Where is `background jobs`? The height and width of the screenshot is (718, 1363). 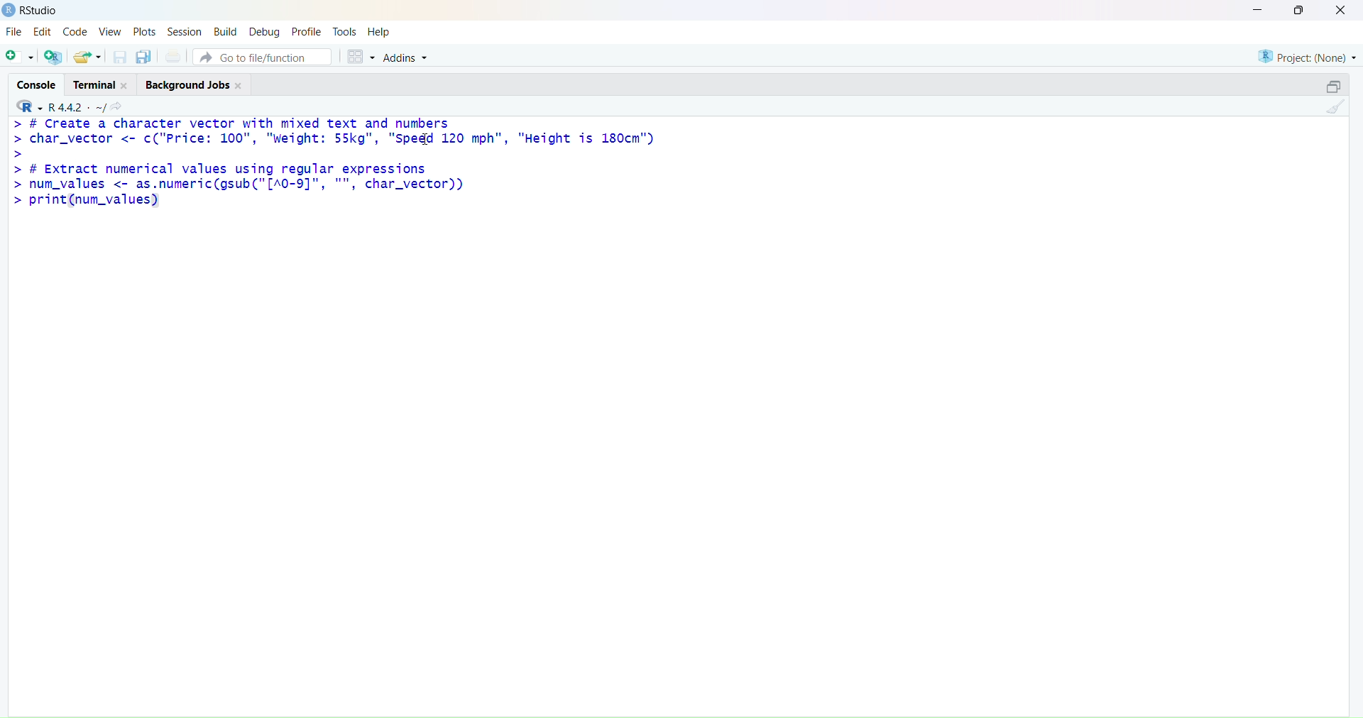
background jobs is located at coordinates (187, 85).